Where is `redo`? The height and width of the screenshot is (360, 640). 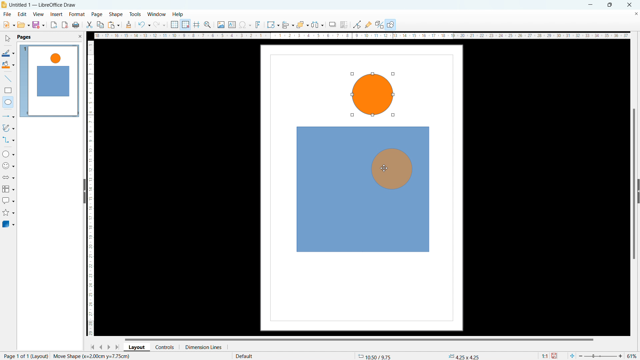
redo is located at coordinates (159, 25).